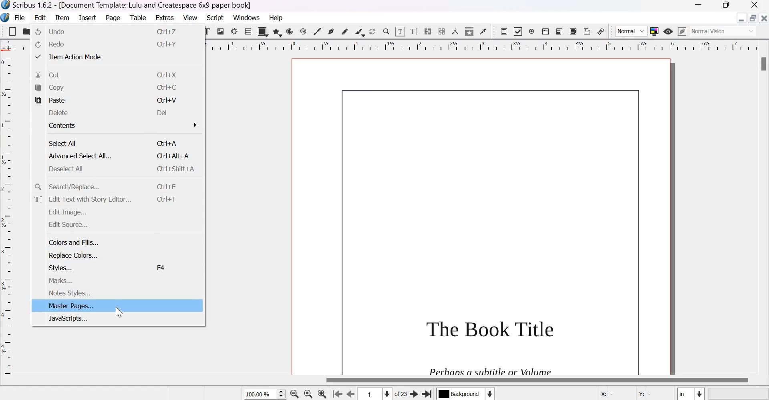 The width and height of the screenshot is (769, 400). I want to click on Measurements, so click(455, 32).